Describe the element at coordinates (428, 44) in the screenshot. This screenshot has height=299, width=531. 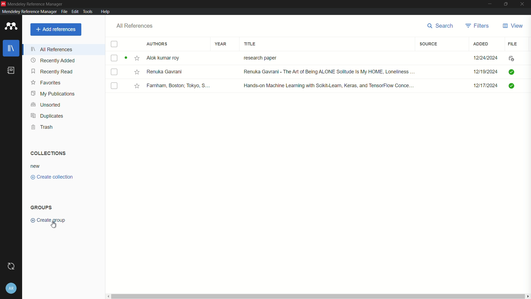
I see `source` at that location.